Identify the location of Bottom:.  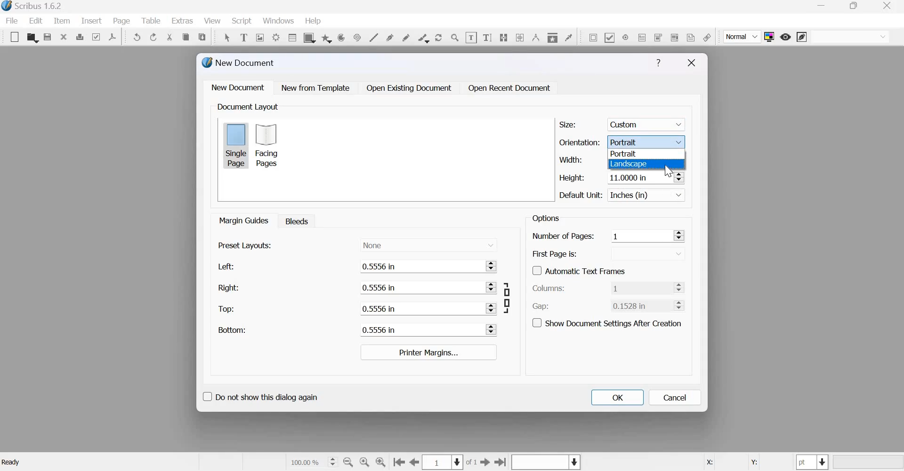
(231, 330).